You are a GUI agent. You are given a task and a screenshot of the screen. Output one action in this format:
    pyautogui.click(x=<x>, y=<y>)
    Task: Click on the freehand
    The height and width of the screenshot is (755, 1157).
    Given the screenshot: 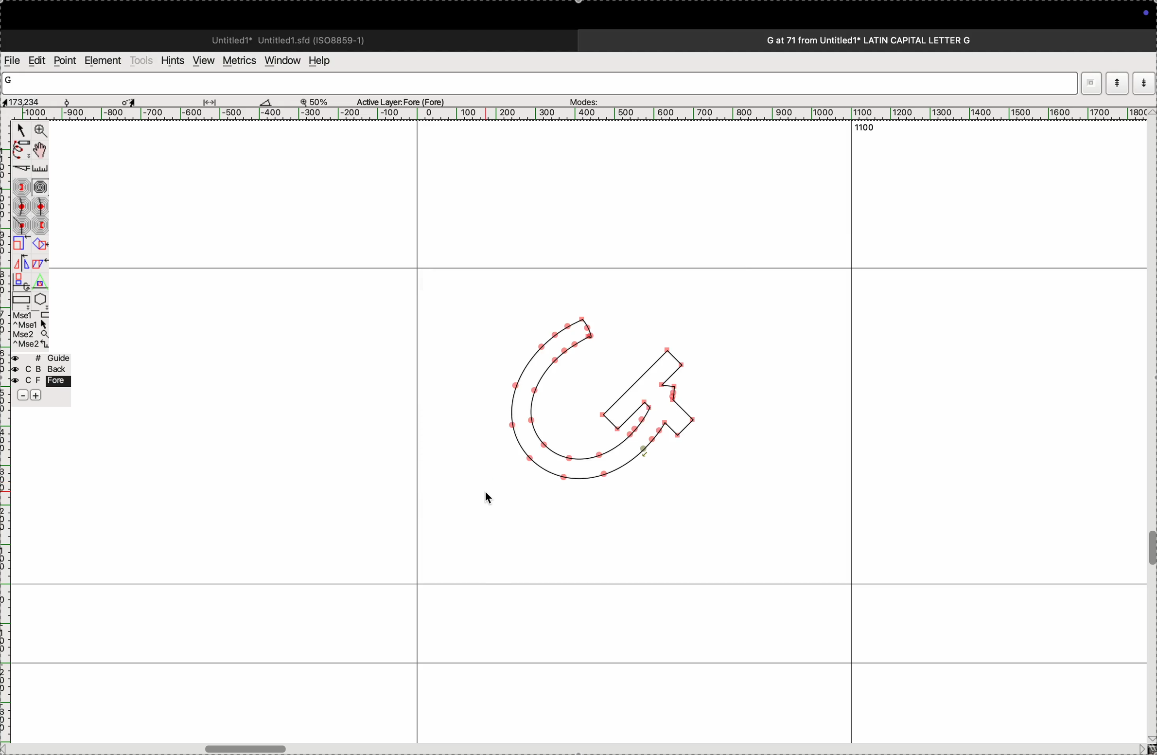 What is the action you would take?
    pyautogui.click(x=21, y=151)
    